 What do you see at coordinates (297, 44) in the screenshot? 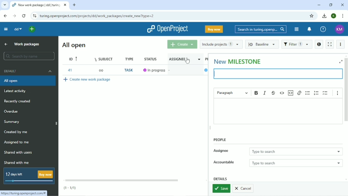
I see `Filter 1` at bounding box center [297, 44].